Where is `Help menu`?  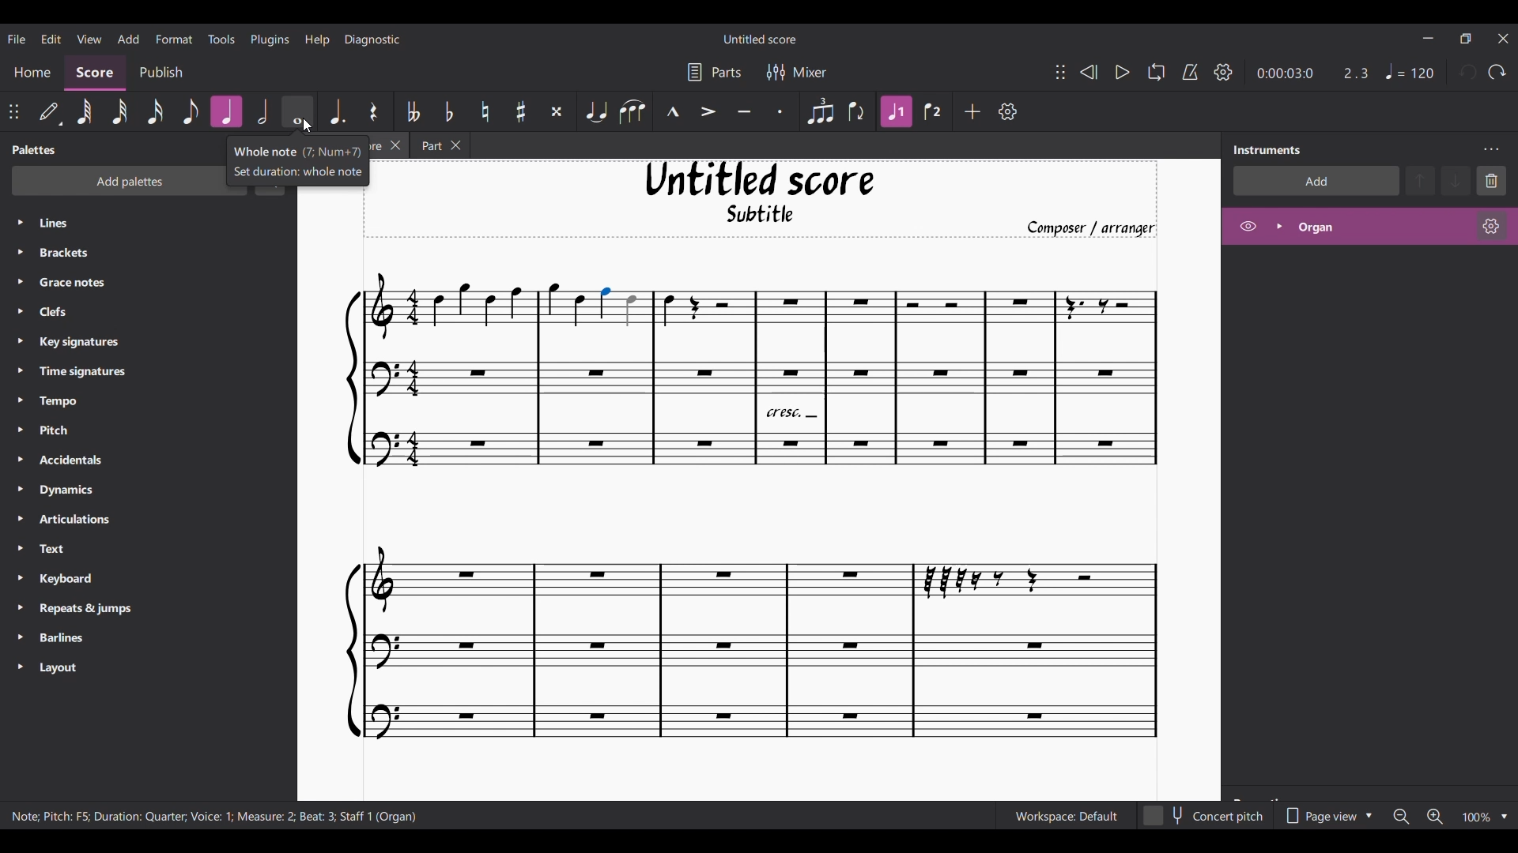
Help menu is located at coordinates (318, 39).